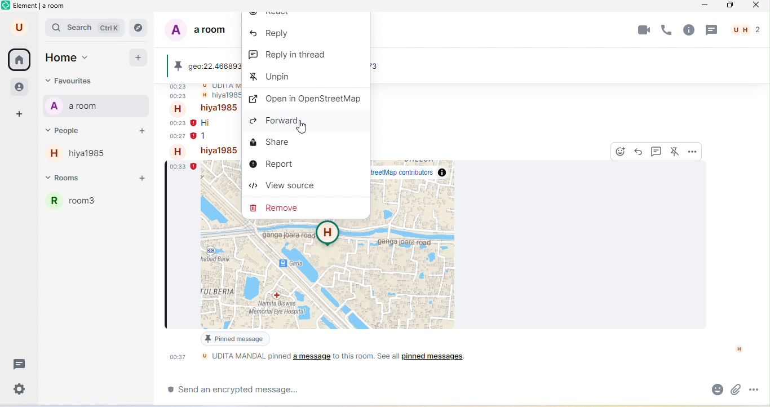 The width and height of the screenshot is (770, 407). Describe the element at coordinates (78, 130) in the screenshot. I see `people` at that location.